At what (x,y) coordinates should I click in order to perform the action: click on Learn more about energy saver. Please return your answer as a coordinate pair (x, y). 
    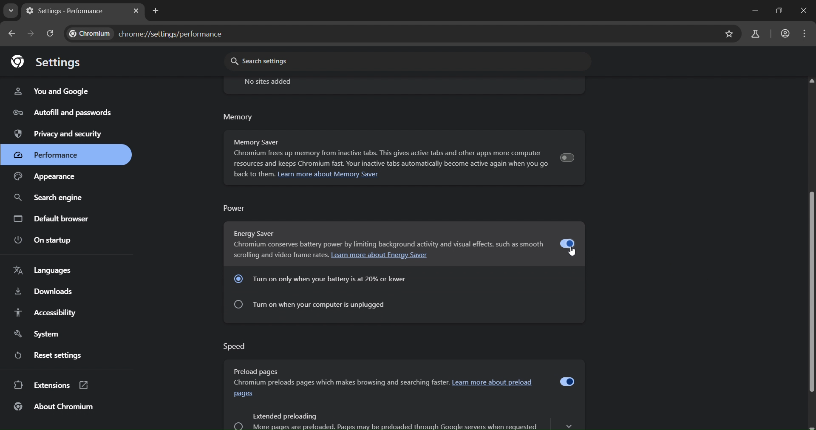
    Looking at the image, I should click on (382, 255).